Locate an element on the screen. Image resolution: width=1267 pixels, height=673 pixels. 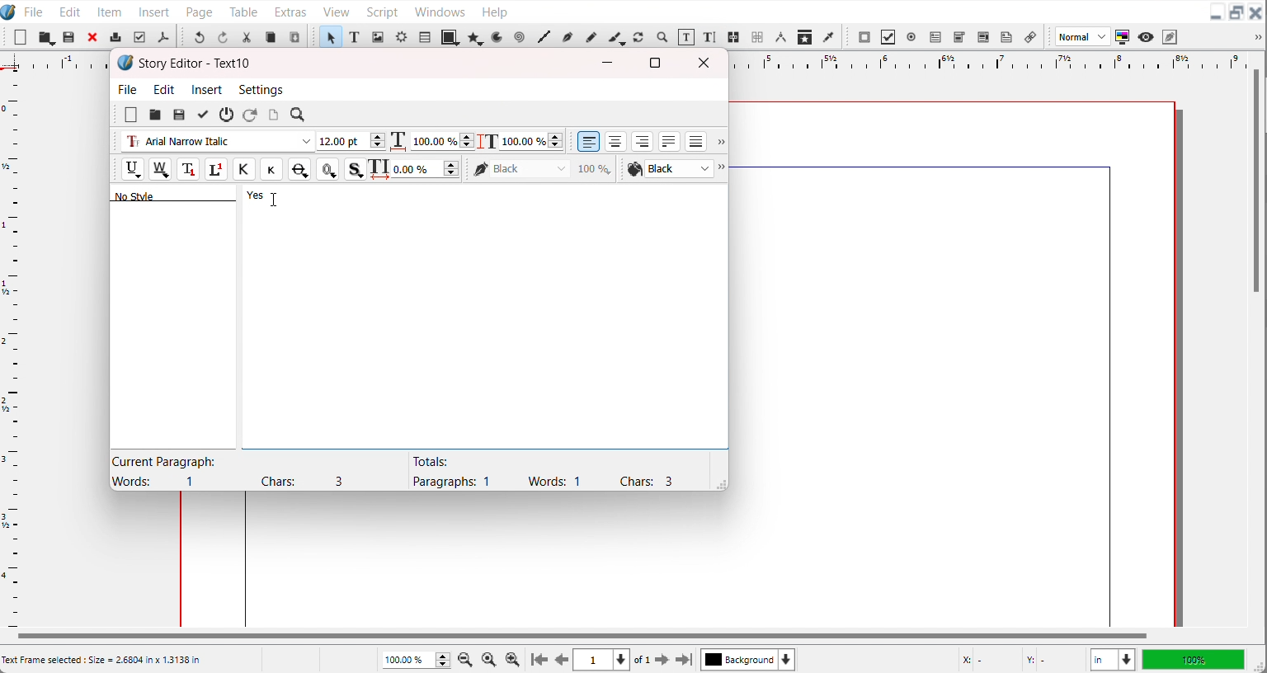
Drop down box is located at coordinates (1255, 37).